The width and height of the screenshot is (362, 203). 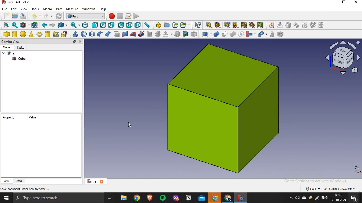 I want to click on save document , so click(x=25, y=189).